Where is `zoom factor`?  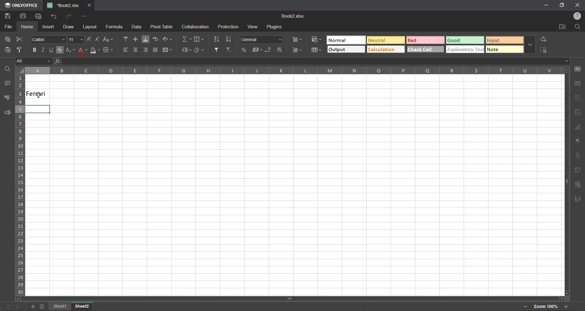 zoom factor is located at coordinates (546, 306).